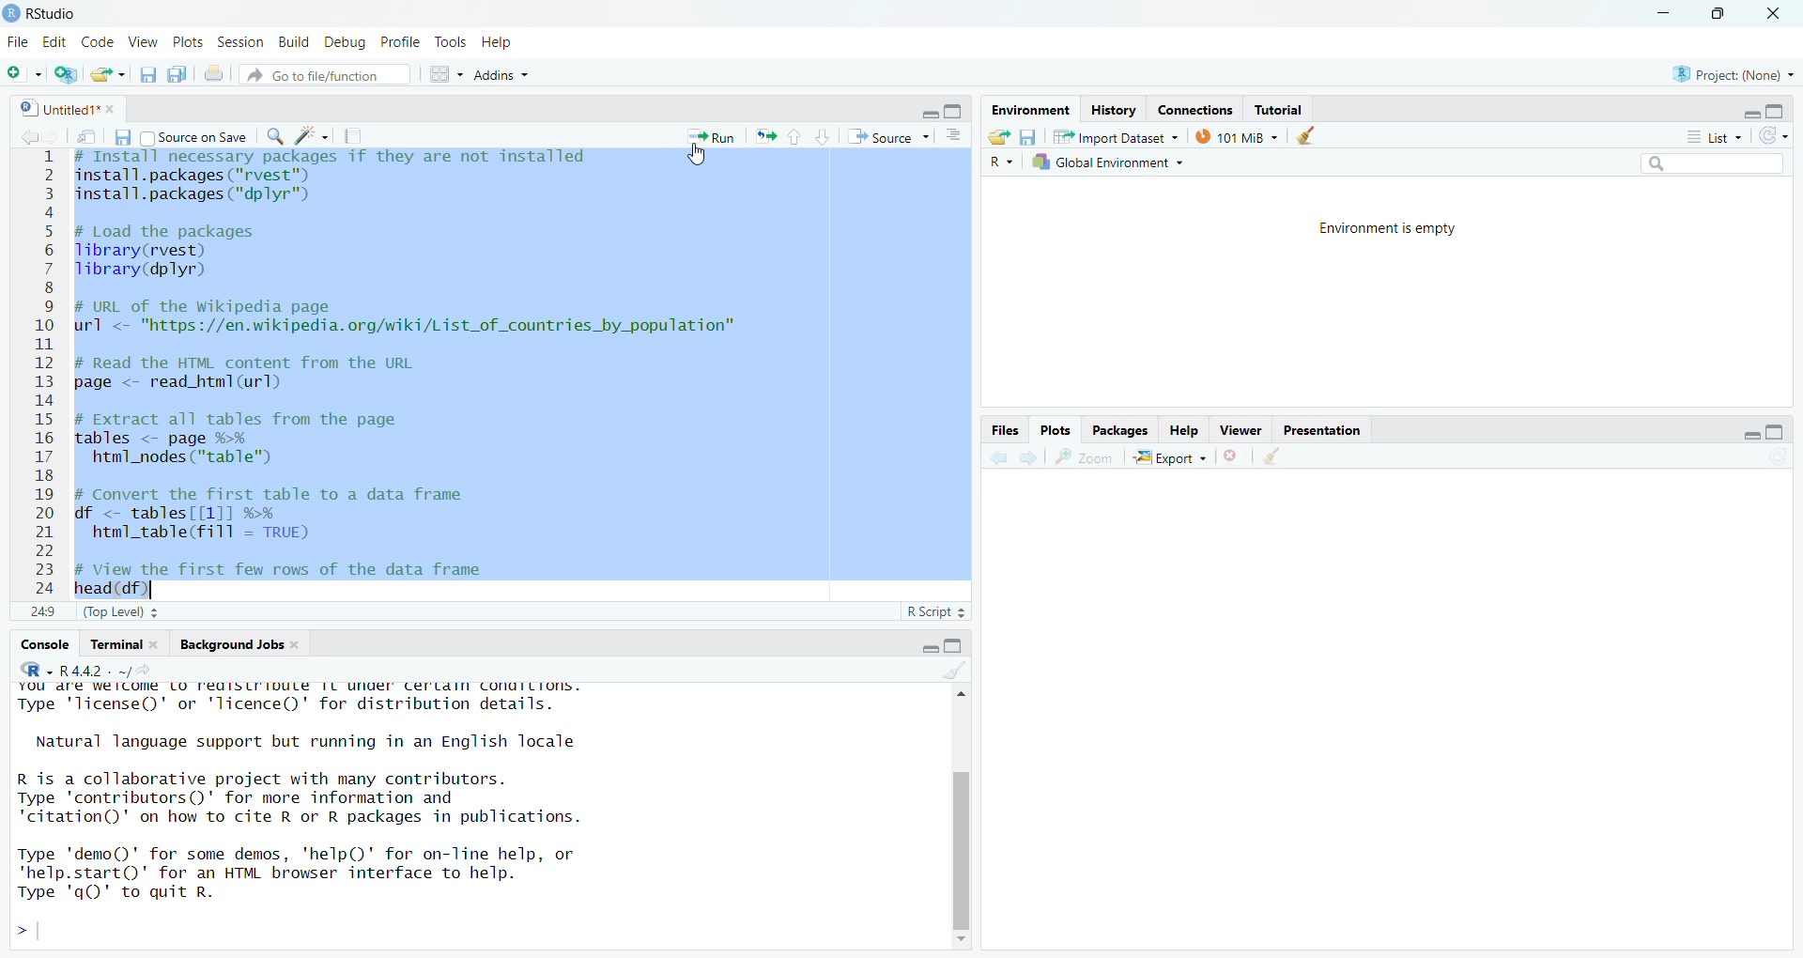 The height and width of the screenshot is (958, 1803). What do you see at coordinates (929, 647) in the screenshot?
I see `minimize` at bounding box center [929, 647].